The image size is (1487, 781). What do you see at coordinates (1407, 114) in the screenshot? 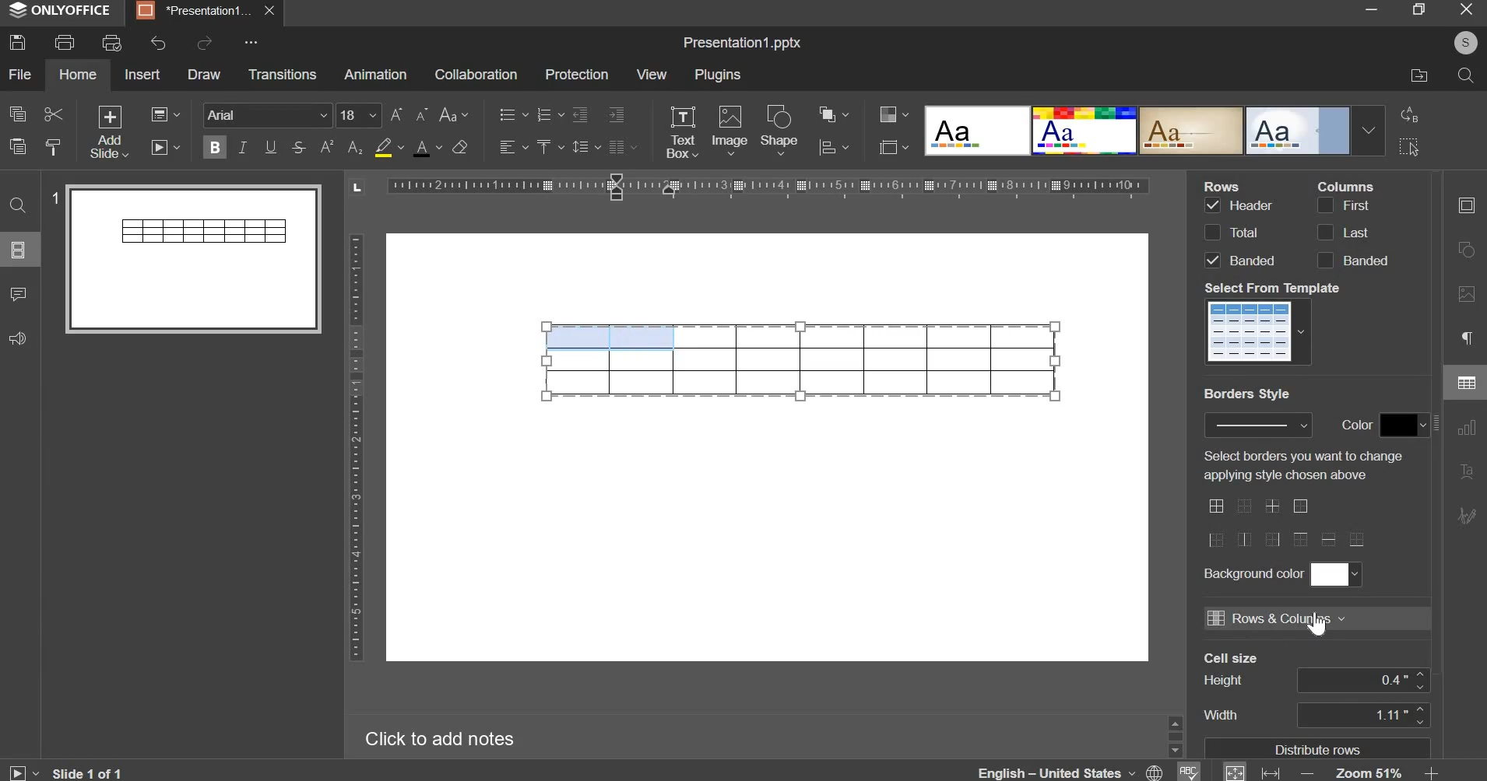
I see `replace` at bounding box center [1407, 114].